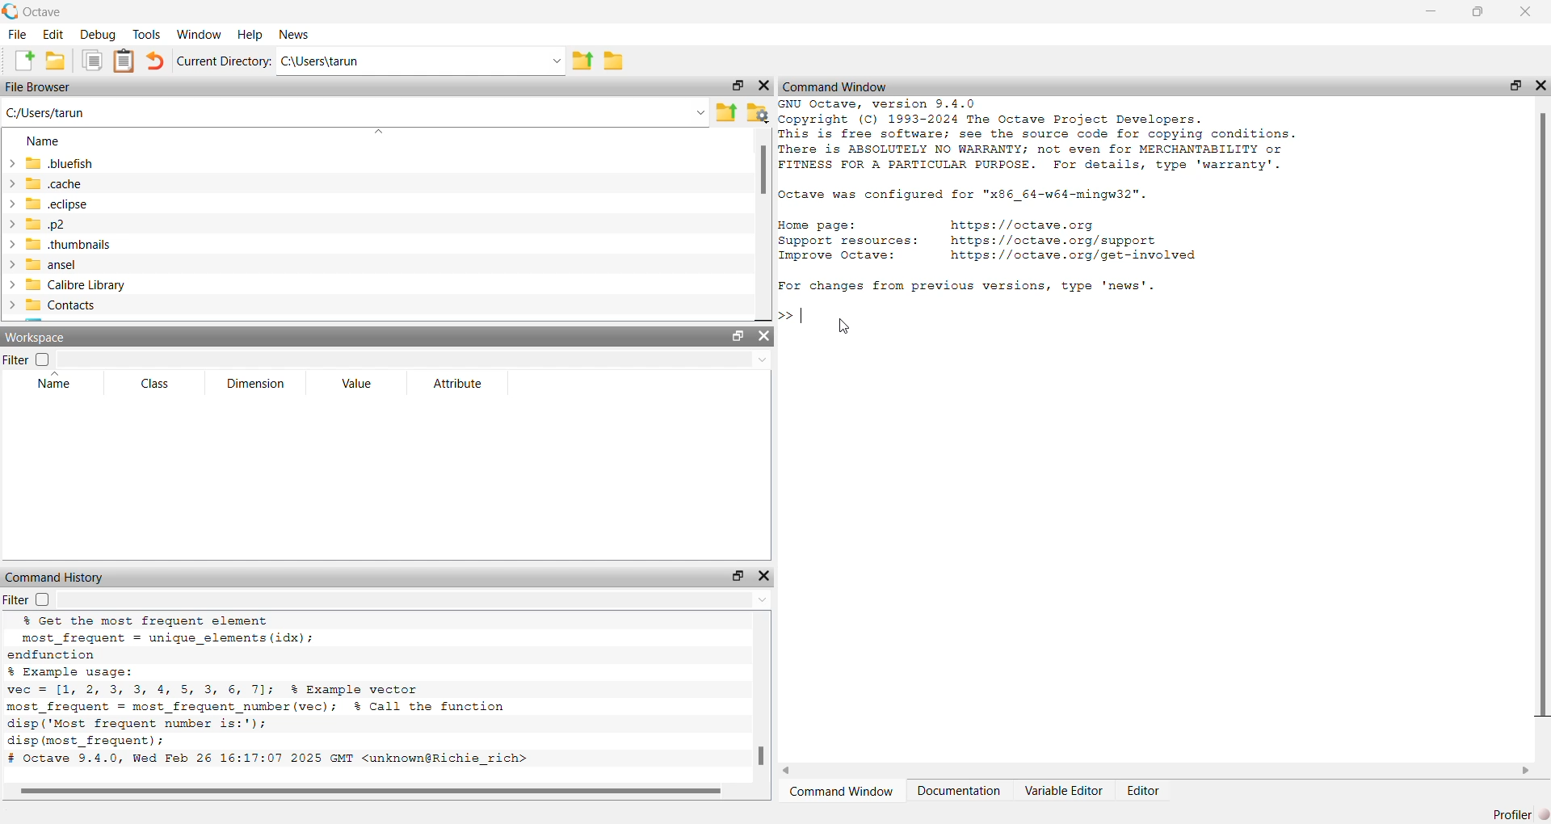 Image resolution: width=1551 pixels, height=824 pixels. Describe the element at coordinates (70, 245) in the screenshot. I see `.thumbnails` at that location.